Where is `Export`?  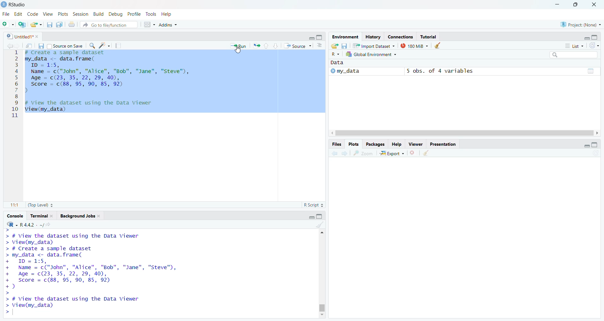 Export is located at coordinates (391, 153).